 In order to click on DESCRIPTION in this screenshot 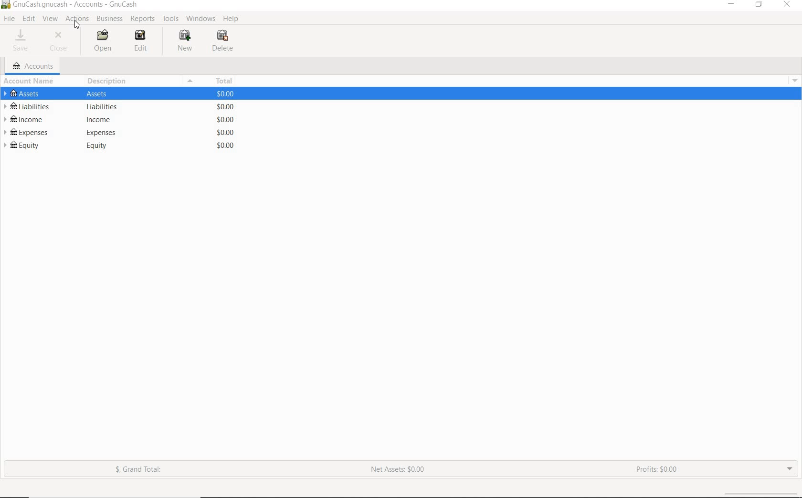, I will do `click(109, 81)`.